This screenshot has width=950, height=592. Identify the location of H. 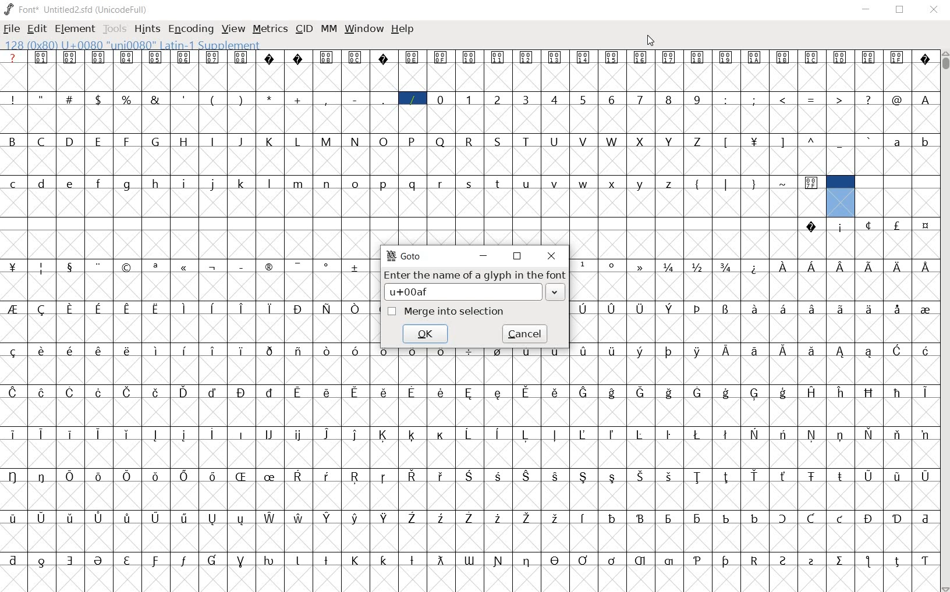
(186, 141).